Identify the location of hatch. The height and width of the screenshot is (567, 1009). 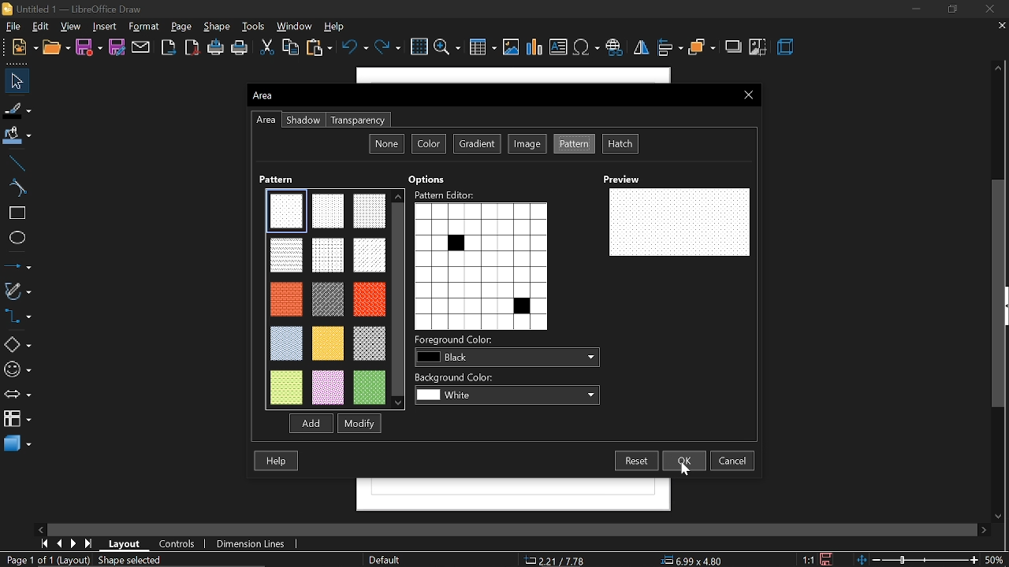
(623, 144).